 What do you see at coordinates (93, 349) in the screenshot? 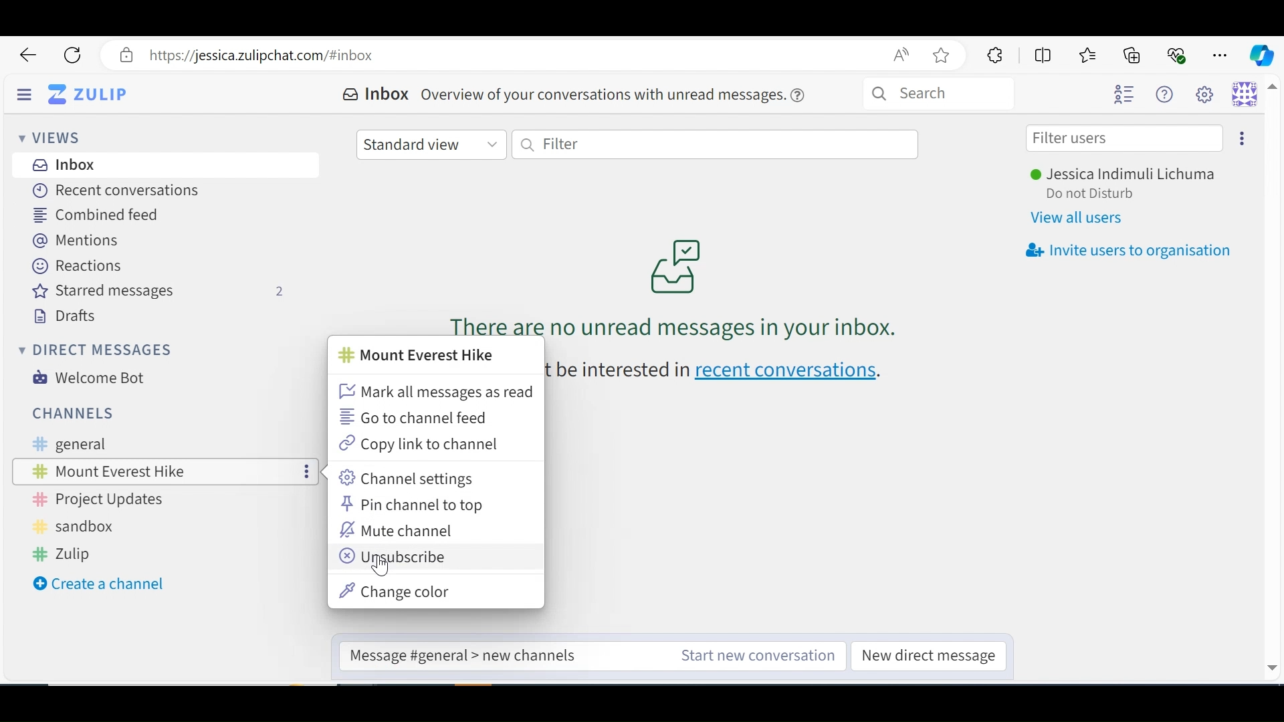
I see `Direct Messages` at bounding box center [93, 349].